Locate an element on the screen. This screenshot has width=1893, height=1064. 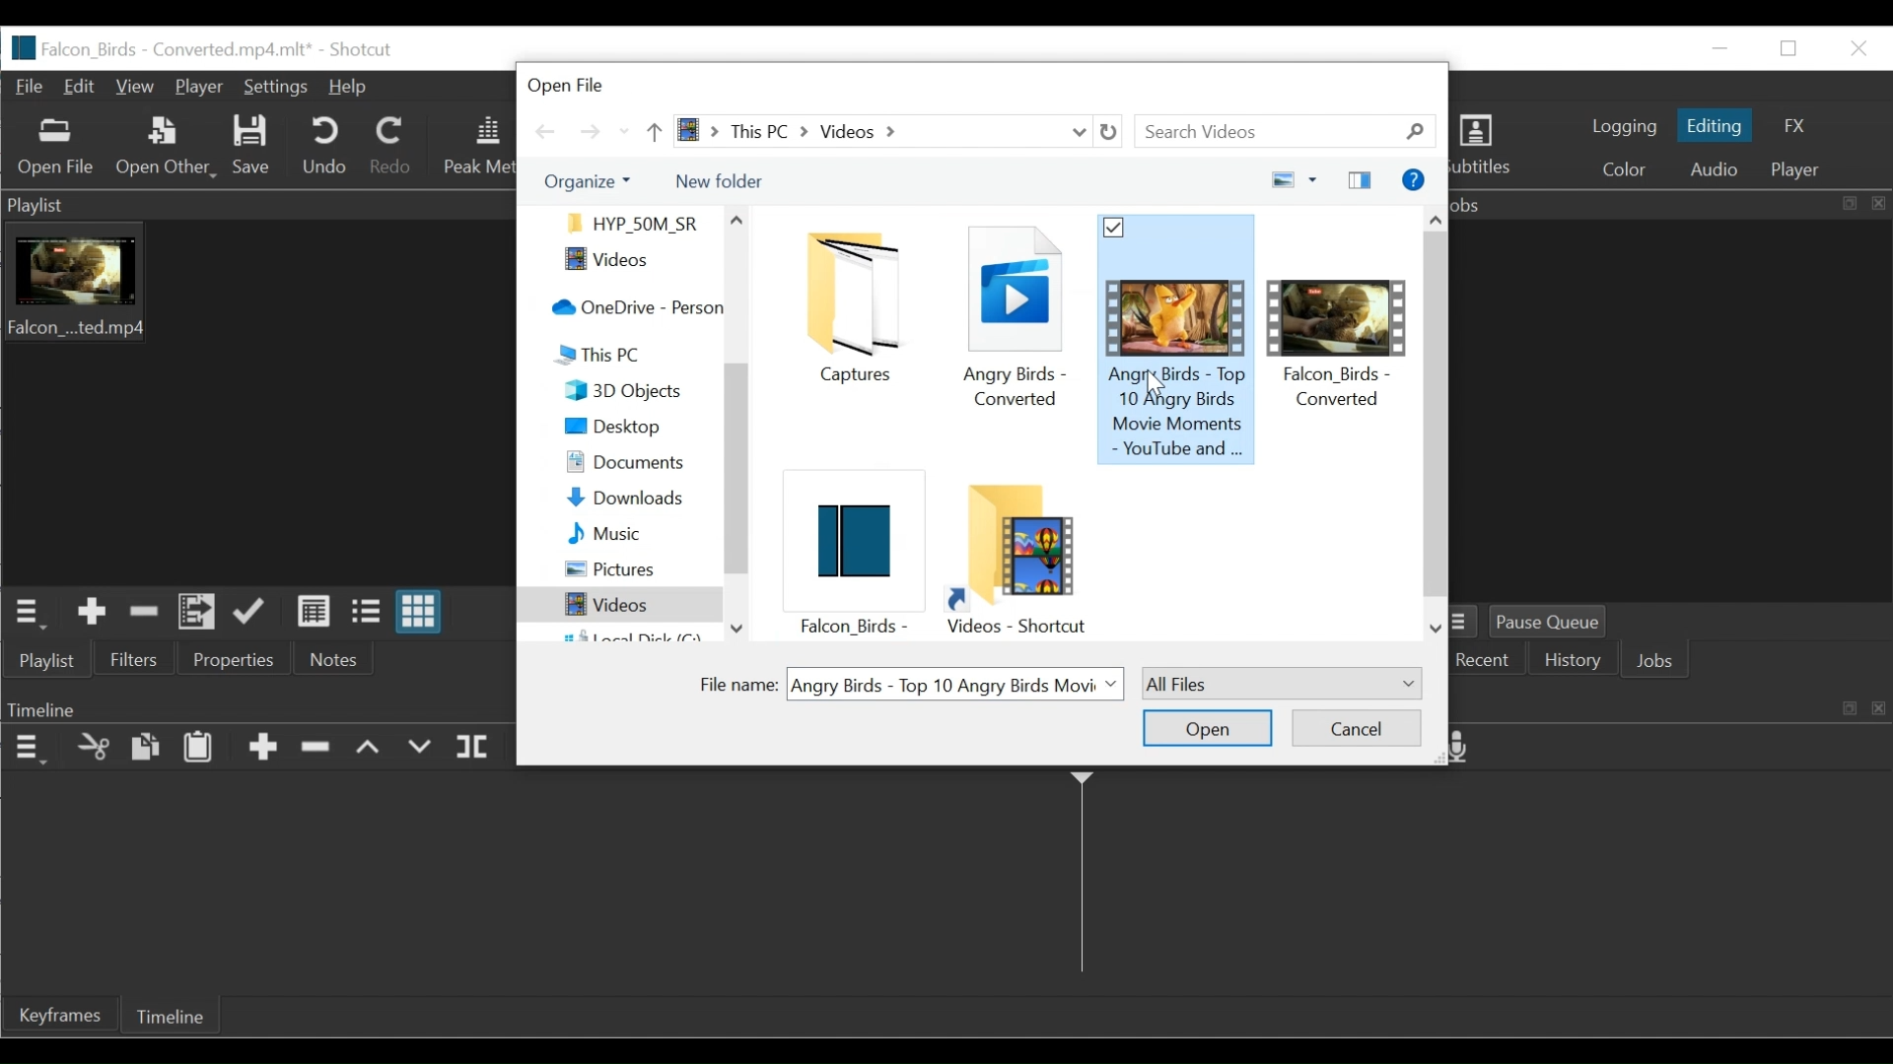
Timeline Panel is located at coordinates (28, 749).